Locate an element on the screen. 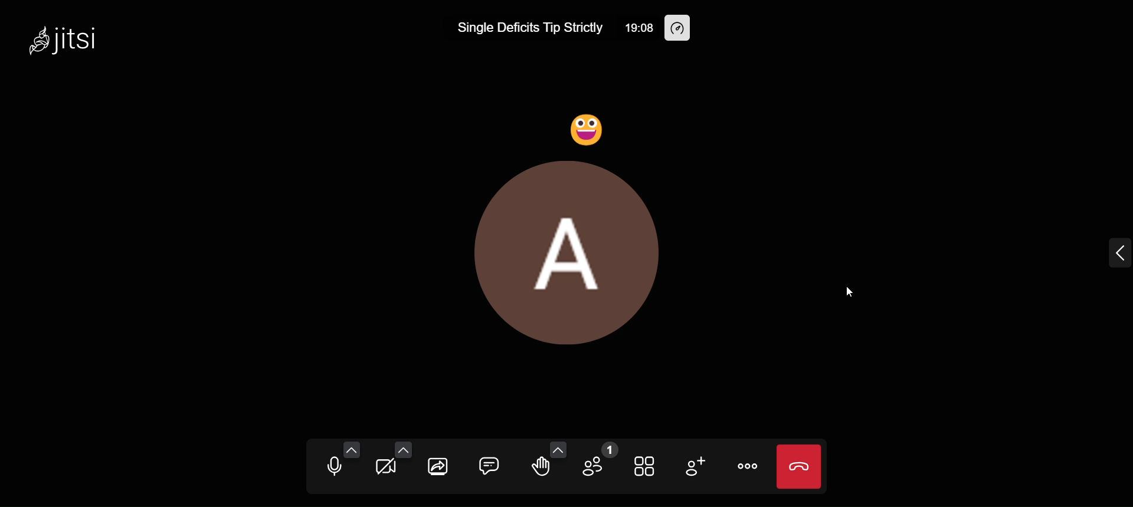 Image resolution: width=1133 pixels, height=507 pixels. 19:08 is located at coordinates (640, 27).